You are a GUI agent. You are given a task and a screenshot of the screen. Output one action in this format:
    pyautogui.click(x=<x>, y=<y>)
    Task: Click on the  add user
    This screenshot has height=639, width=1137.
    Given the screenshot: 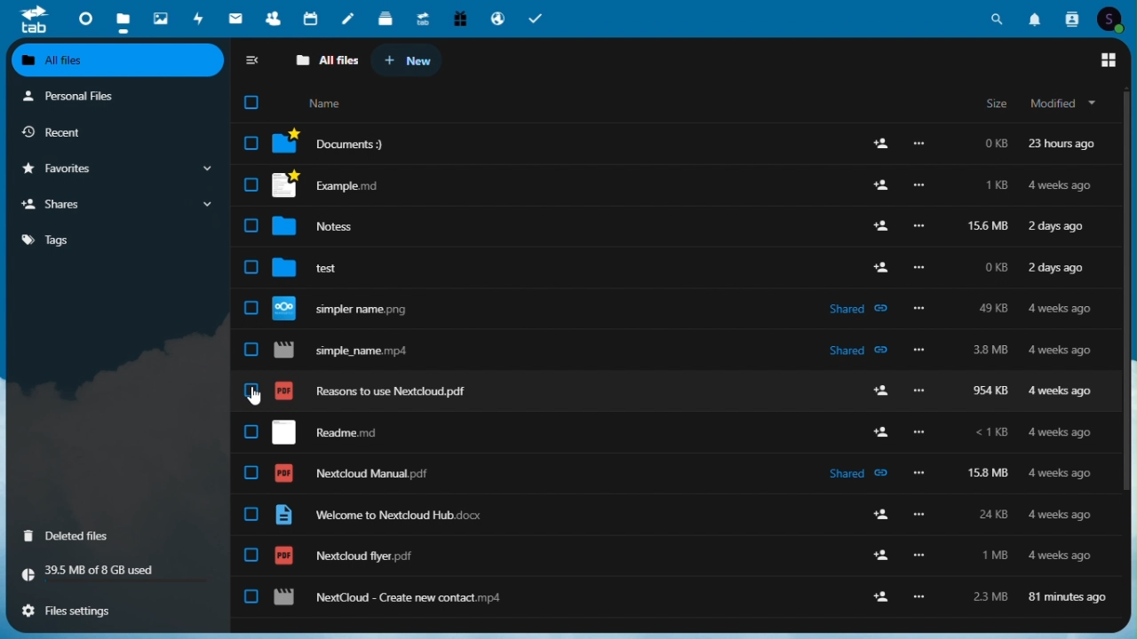 What is the action you would take?
    pyautogui.click(x=879, y=227)
    